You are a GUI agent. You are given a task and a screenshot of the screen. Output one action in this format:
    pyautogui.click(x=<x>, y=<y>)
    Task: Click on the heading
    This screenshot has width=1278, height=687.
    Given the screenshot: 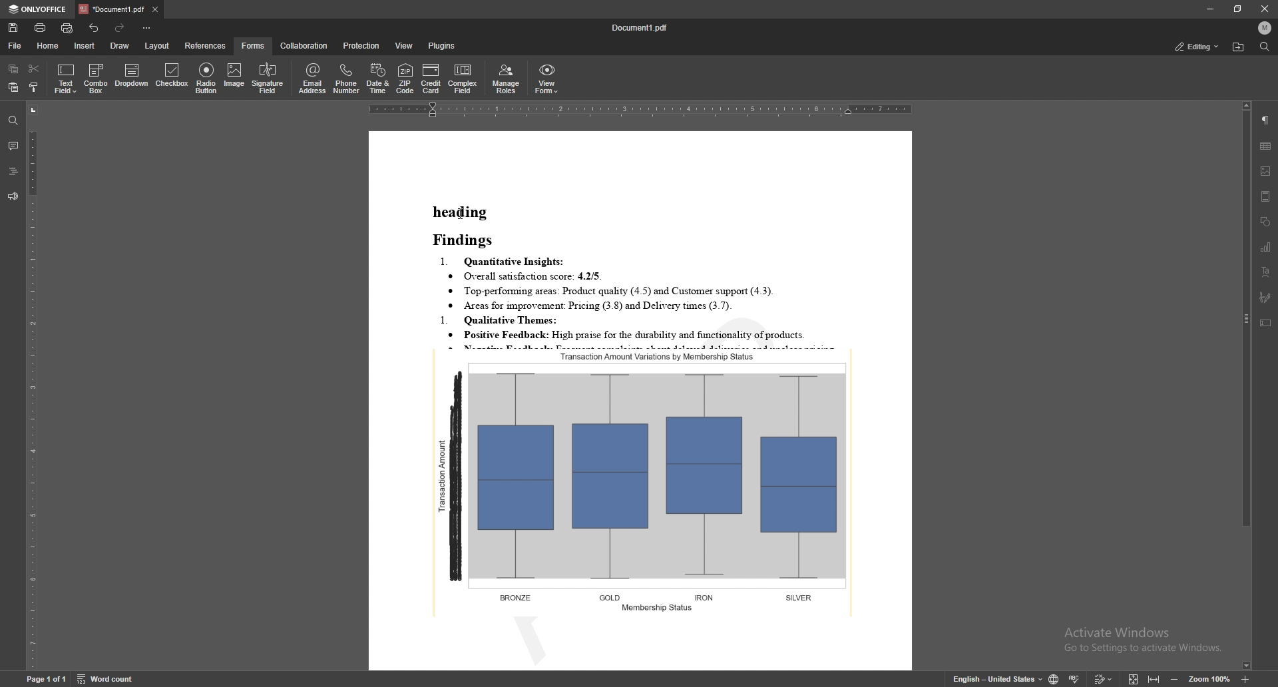 What is the action you would take?
    pyautogui.click(x=461, y=212)
    